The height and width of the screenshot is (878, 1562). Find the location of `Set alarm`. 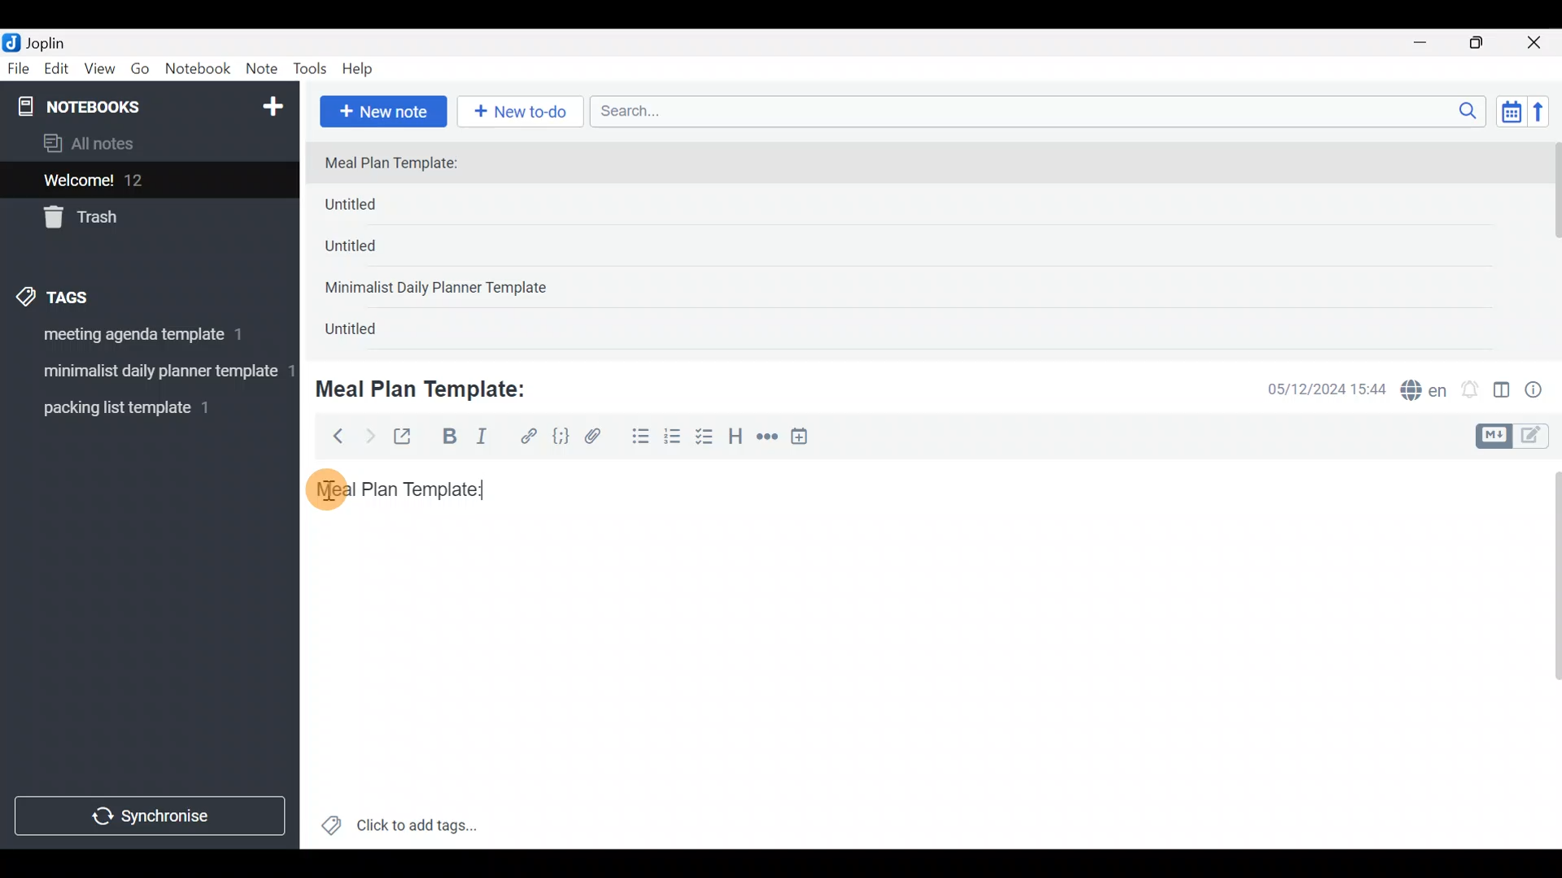

Set alarm is located at coordinates (1471, 391).